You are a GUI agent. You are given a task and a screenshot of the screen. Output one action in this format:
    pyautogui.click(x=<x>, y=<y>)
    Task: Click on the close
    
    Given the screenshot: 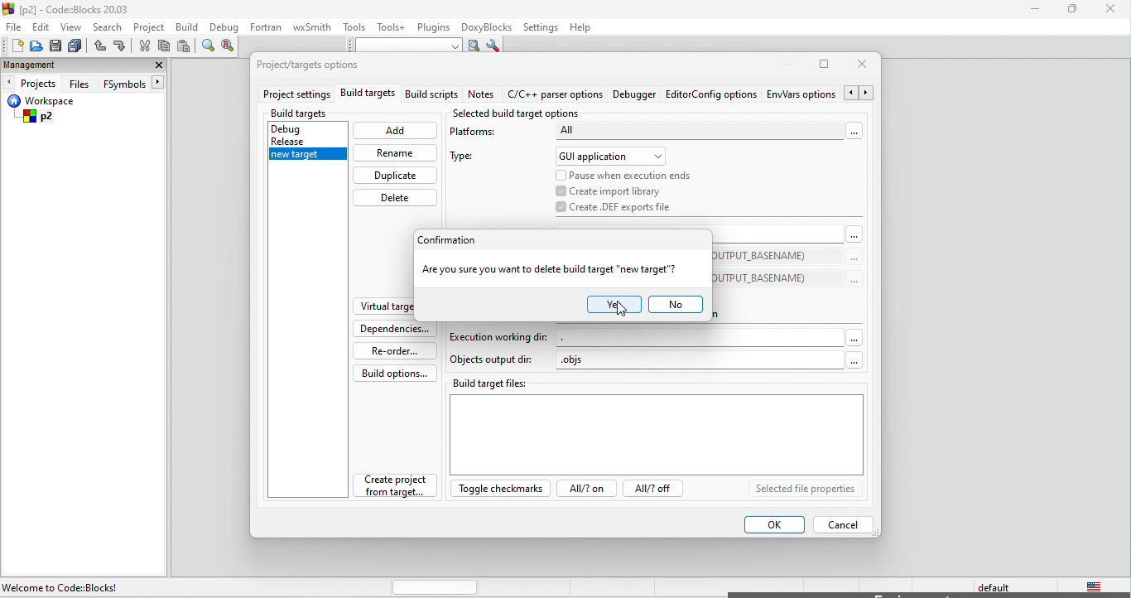 What is the action you would take?
    pyautogui.click(x=864, y=66)
    